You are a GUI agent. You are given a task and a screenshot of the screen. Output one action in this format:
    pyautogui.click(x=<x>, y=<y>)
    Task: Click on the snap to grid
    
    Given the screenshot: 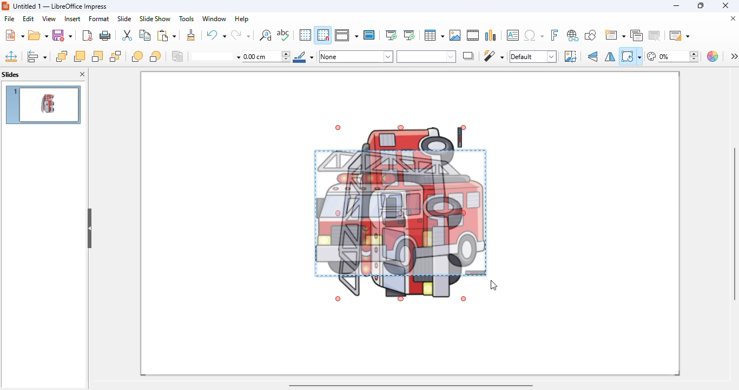 What is the action you would take?
    pyautogui.click(x=324, y=35)
    